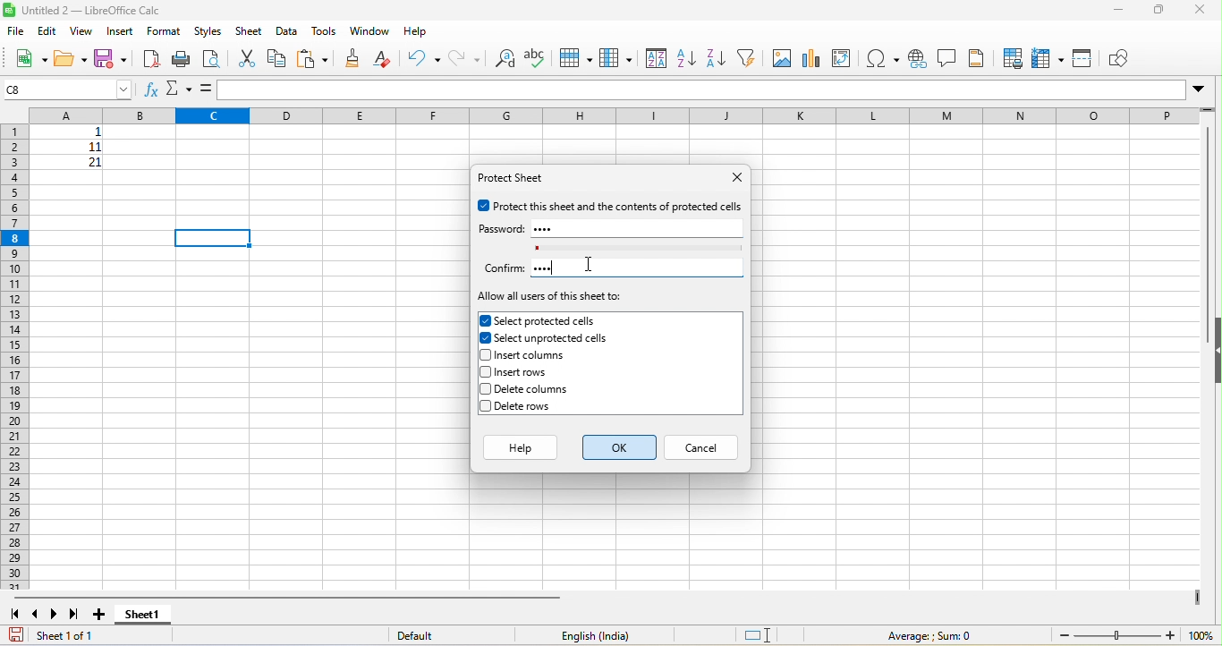  What do you see at coordinates (355, 58) in the screenshot?
I see `clone` at bounding box center [355, 58].